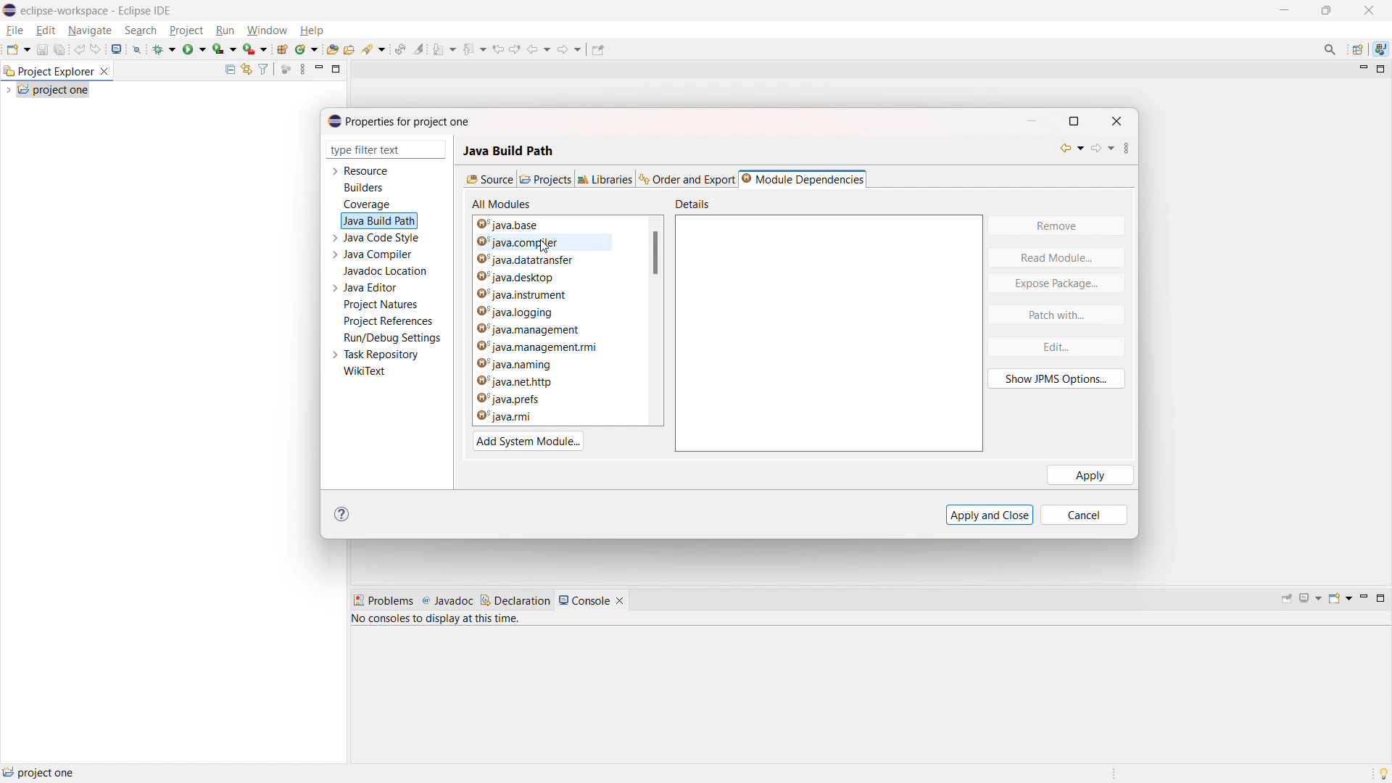 Image resolution: width=1392 pixels, height=783 pixels. I want to click on display selected console, so click(1312, 598).